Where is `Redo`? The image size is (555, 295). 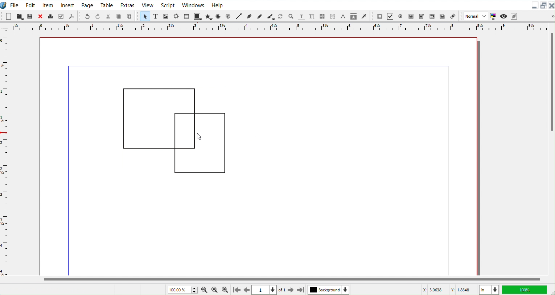
Redo is located at coordinates (98, 16).